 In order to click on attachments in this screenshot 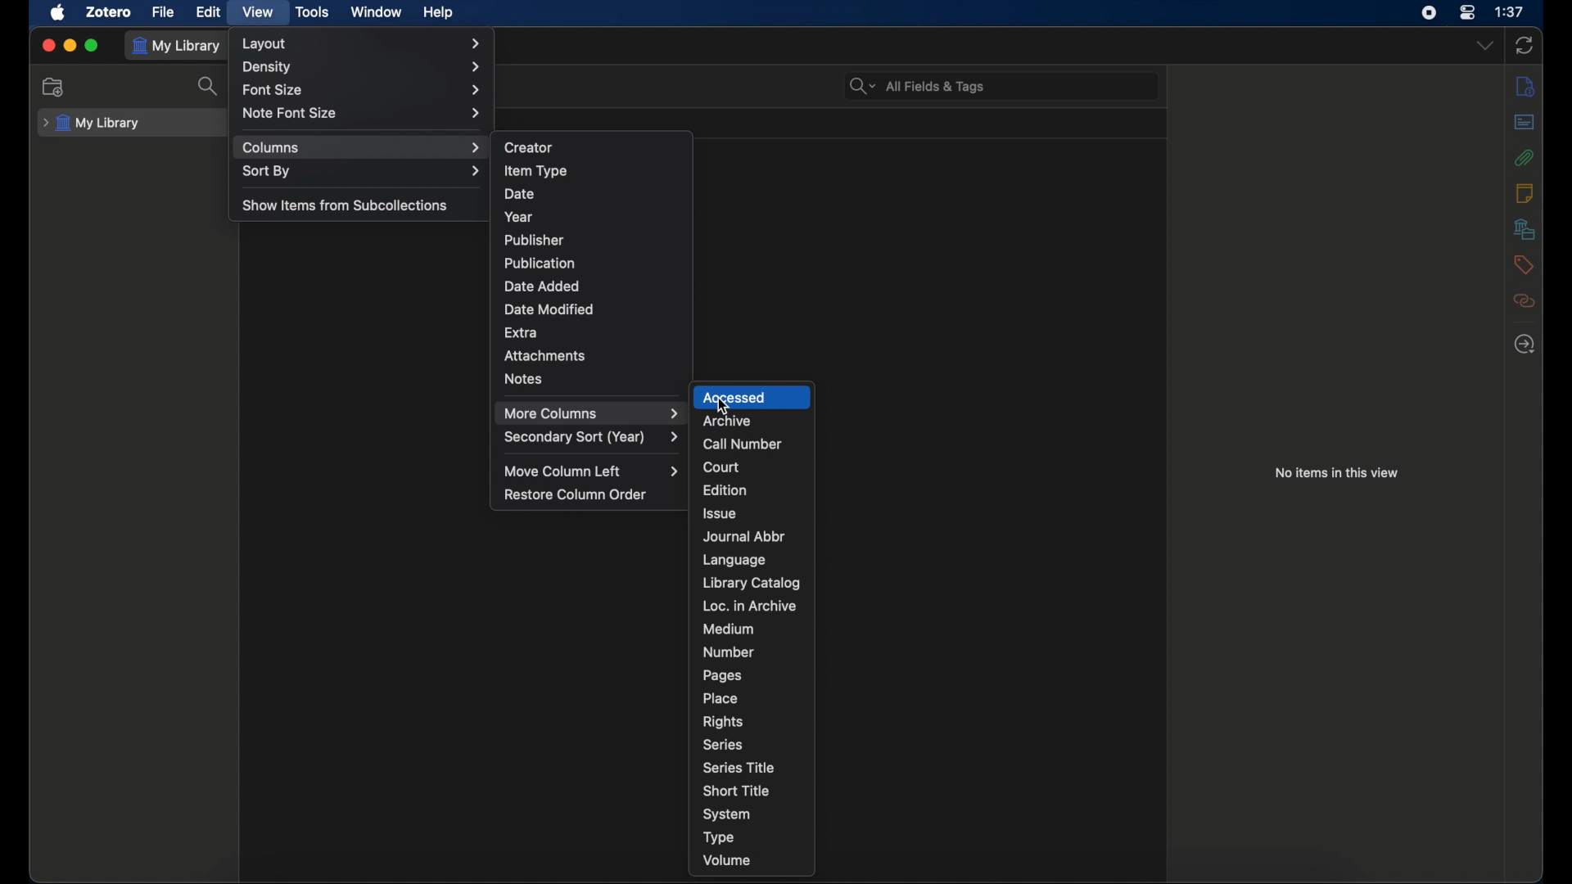, I will do `click(1524, 158)`.